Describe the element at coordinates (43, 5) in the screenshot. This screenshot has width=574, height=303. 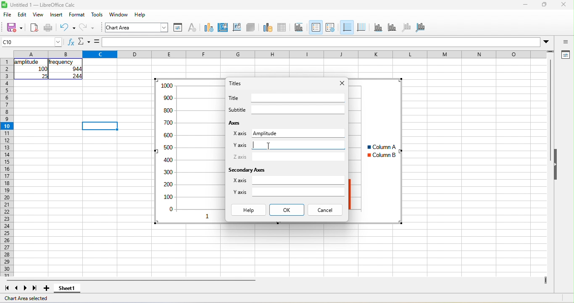
I see `Untitled 1 — LibreOffice Calc` at that location.